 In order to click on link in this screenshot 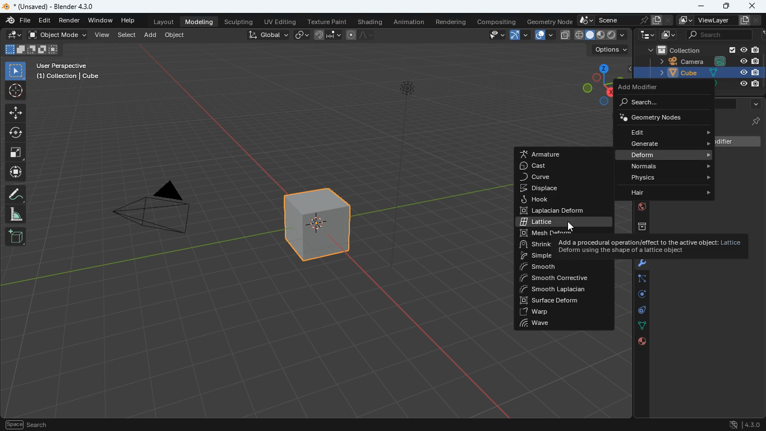, I will do `click(300, 34)`.